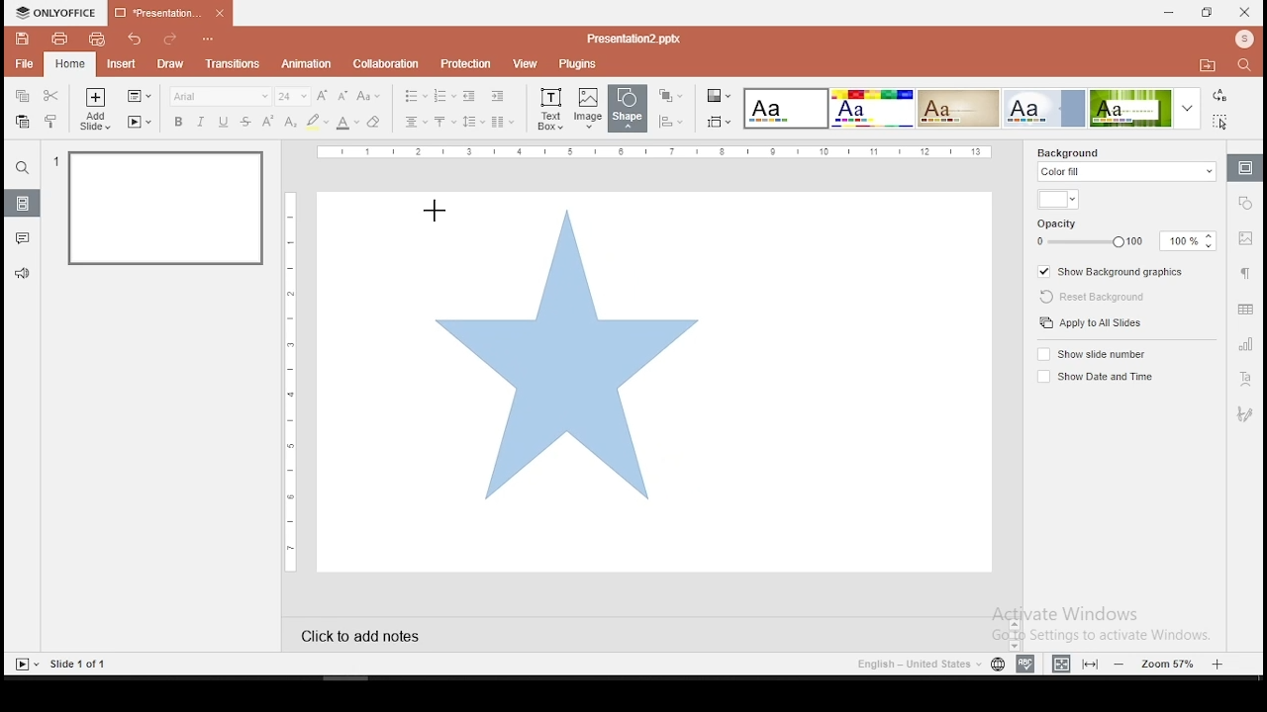  Describe the element at coordinates (137, 39) in the screenshot. I see `undo` at that location.